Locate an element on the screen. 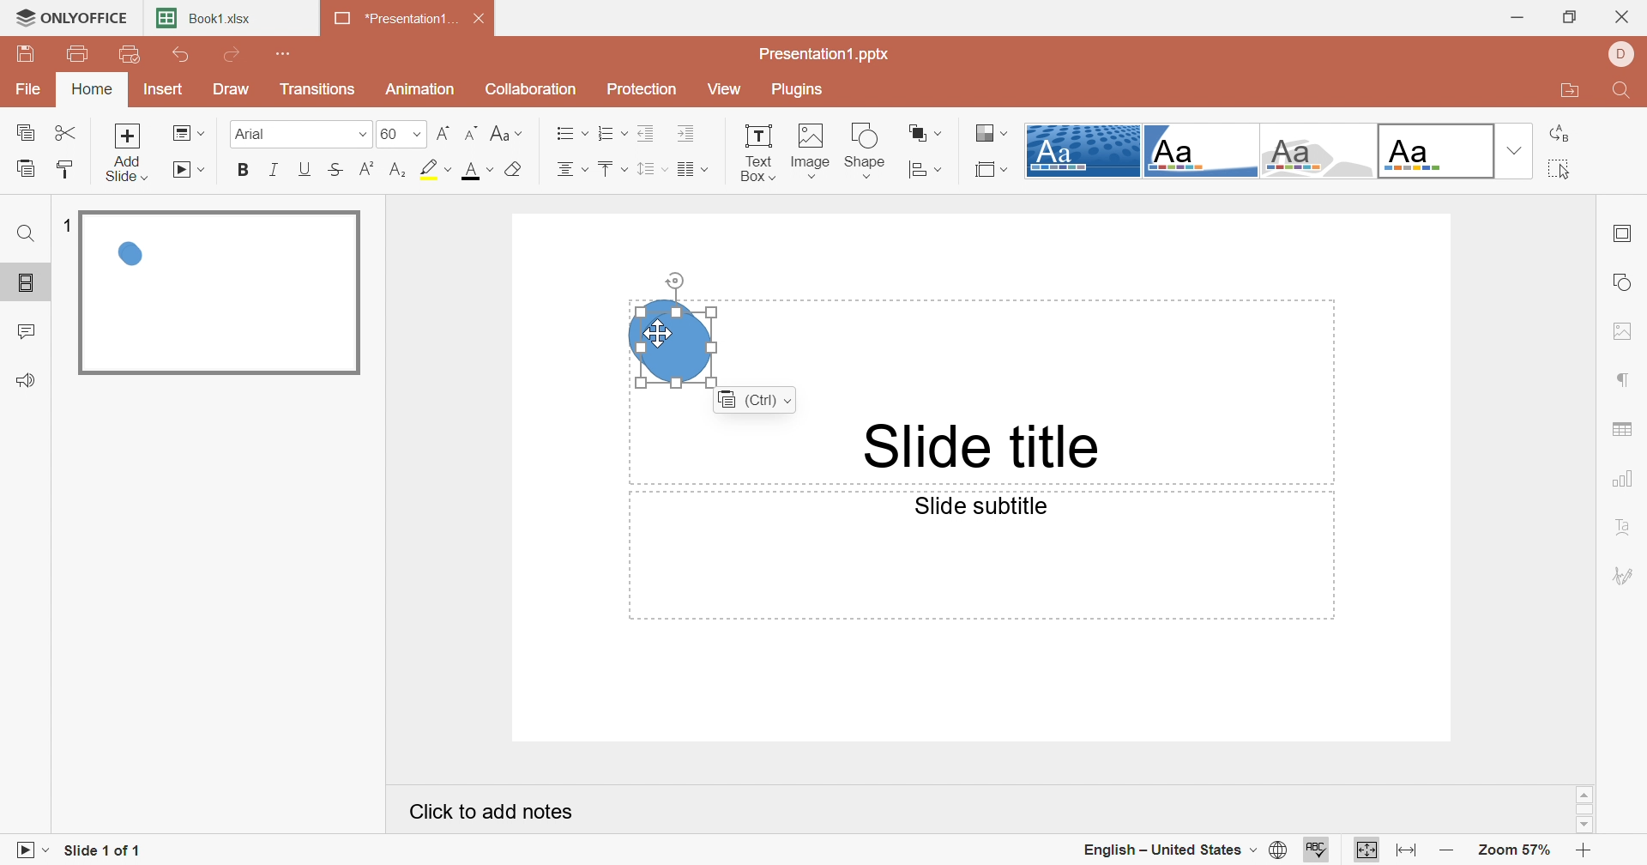 This screenshot has width=1647, height=865. Superscript is located at coordinates (371, 169).